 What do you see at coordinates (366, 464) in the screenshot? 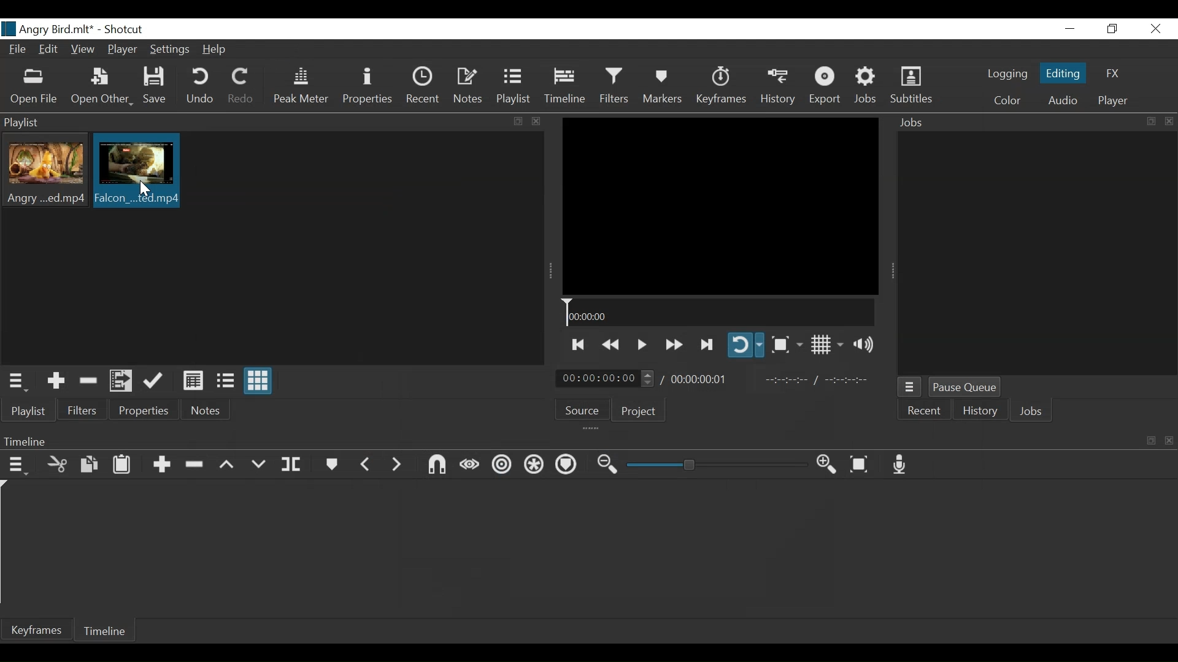
I see `Previous marker` at bounding box center [366, 464].